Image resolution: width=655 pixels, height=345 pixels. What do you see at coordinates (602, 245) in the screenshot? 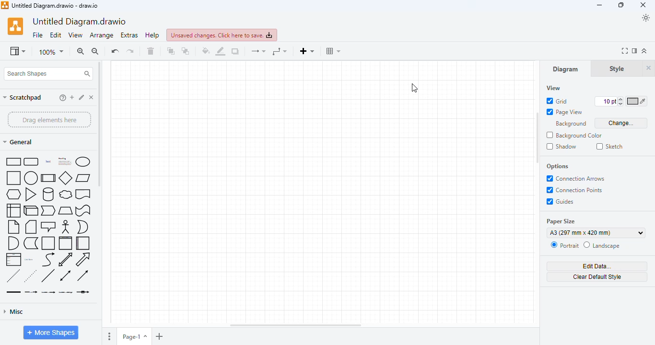
I see `landscape` at bounding box center [602, 245].